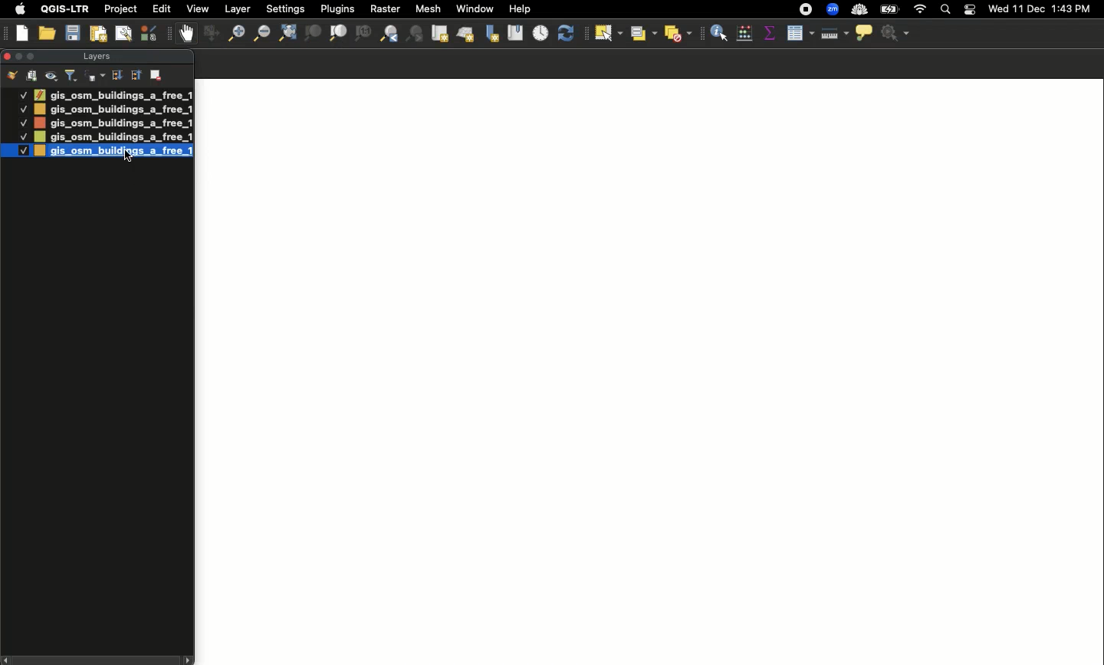 This screenshot has width=1104, height=665. I want to click on Show statistical summary, so click(769, 34).